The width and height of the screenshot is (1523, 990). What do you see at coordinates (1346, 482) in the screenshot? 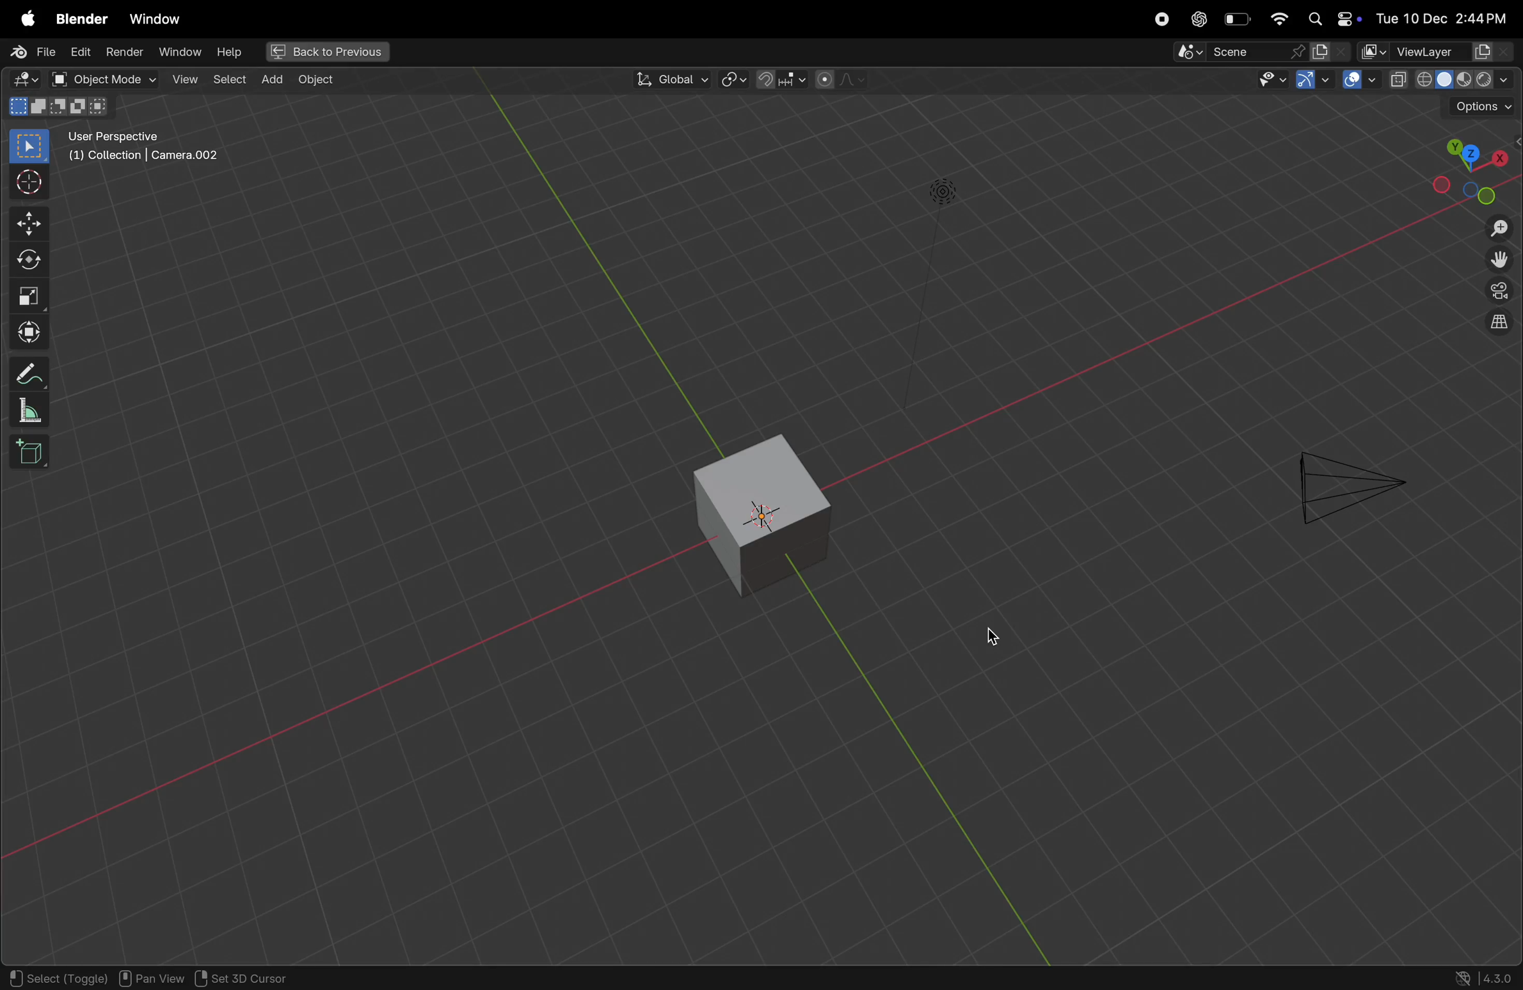
I see `camera` at bounding box center [1346, 482].